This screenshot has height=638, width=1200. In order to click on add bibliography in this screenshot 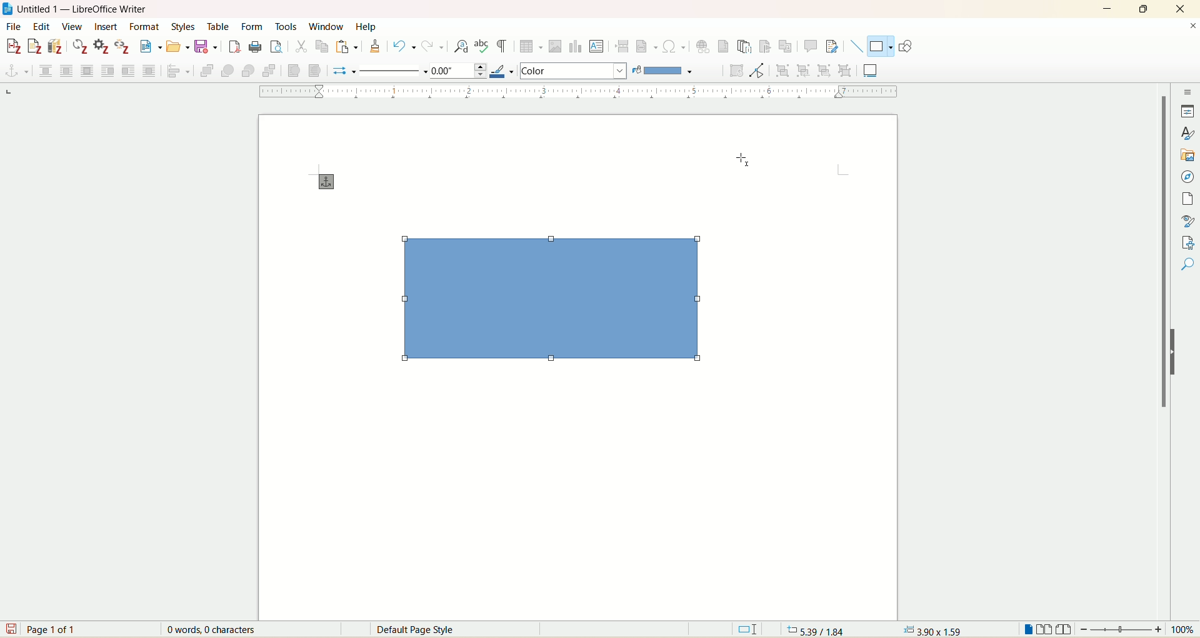, I will do `click(56, 46)`.